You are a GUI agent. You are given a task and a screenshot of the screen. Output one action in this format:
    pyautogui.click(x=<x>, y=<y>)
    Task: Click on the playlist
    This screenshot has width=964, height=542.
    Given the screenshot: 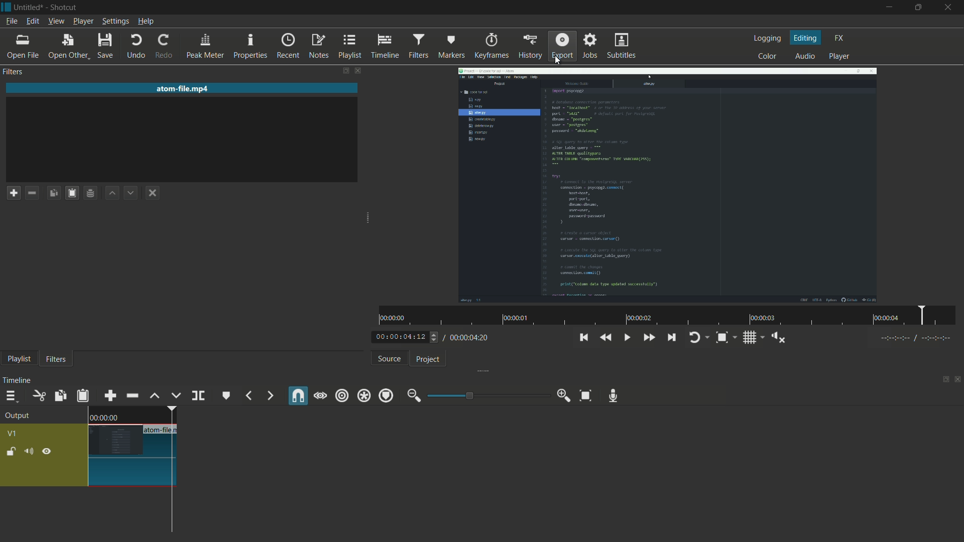 What is the action you would take?
    pyautogui.click(x=17, y=360)
    